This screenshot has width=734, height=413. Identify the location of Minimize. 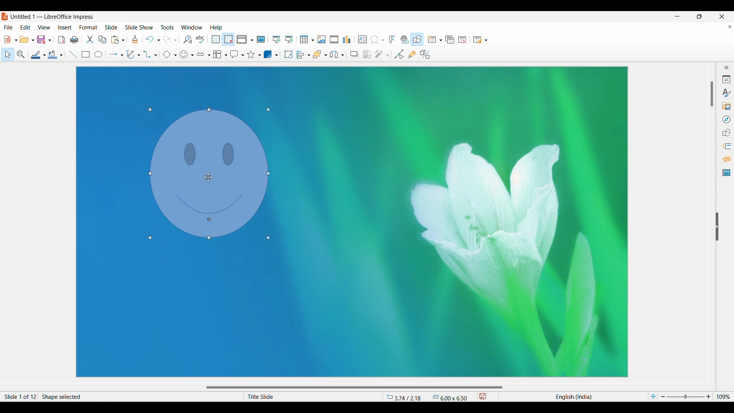
(677, 16).